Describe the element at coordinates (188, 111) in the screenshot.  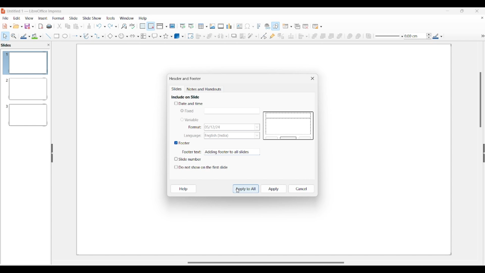
I see `Toggle for Fixed` at that location.